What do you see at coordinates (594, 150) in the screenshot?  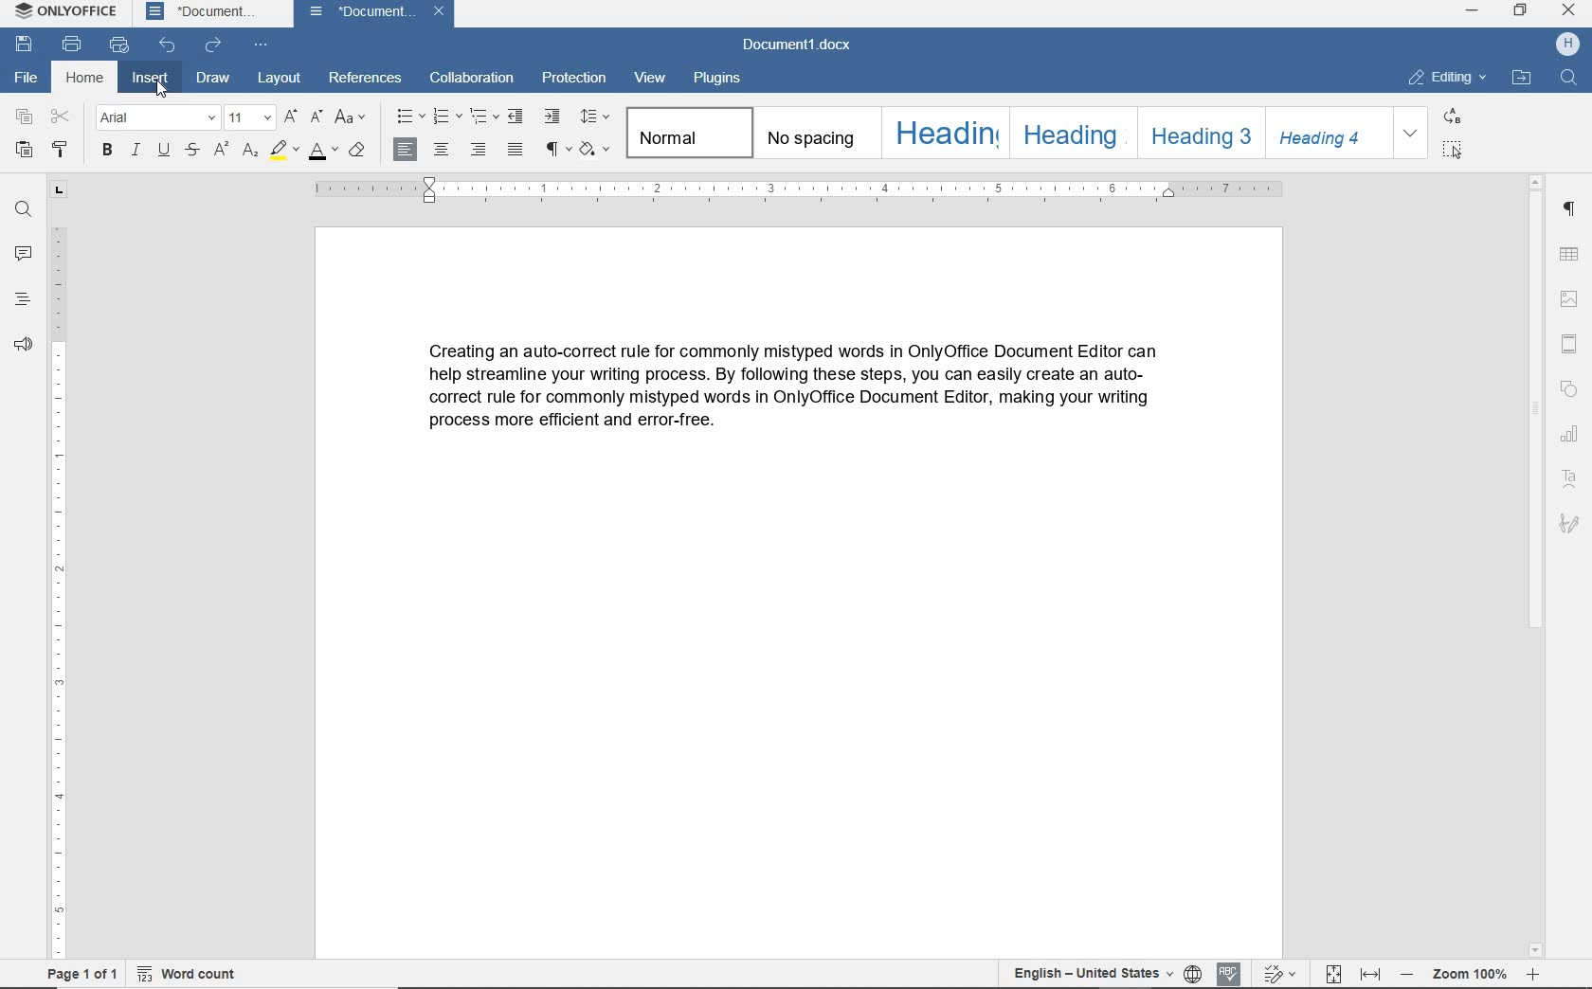 I see `shading` at bounding box center [594, 150].